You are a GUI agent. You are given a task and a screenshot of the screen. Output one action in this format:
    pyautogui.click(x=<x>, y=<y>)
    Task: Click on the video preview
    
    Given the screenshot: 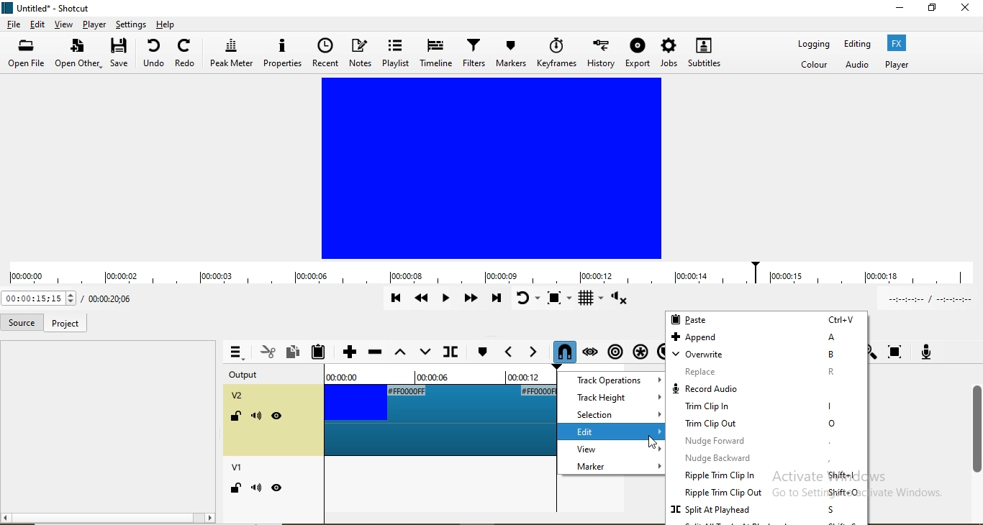 What is the action you would take?
    pyautogui.click(x=493, y=168)
    